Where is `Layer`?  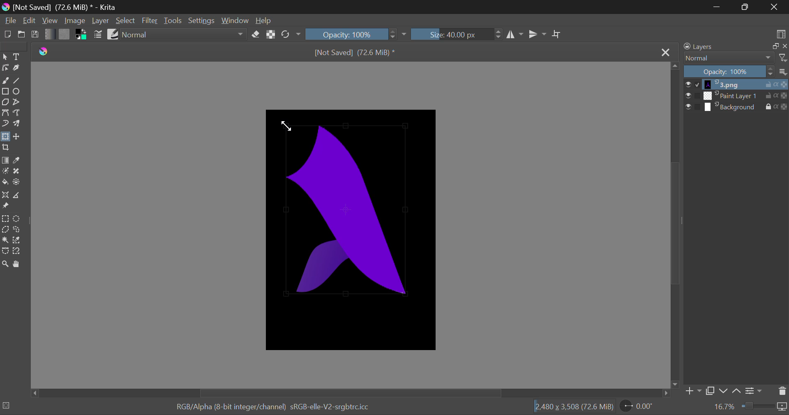
Layer is located at coordinates (101, 21).